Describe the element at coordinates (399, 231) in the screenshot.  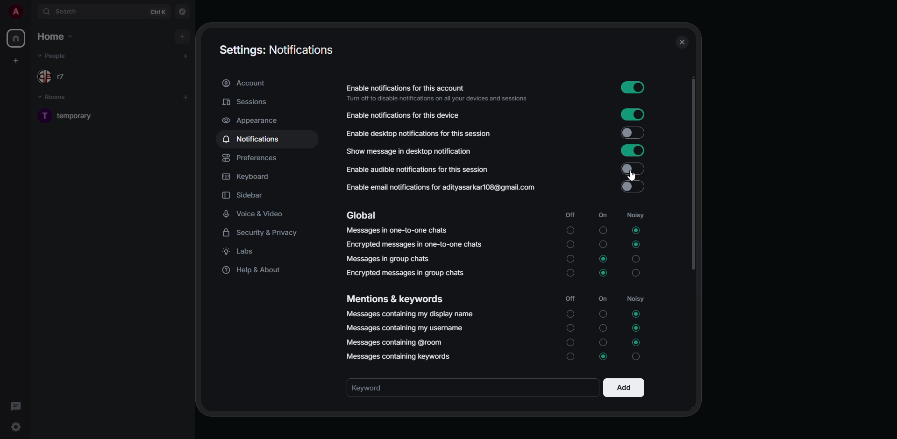
I see `messages in one to one chats` at that location.